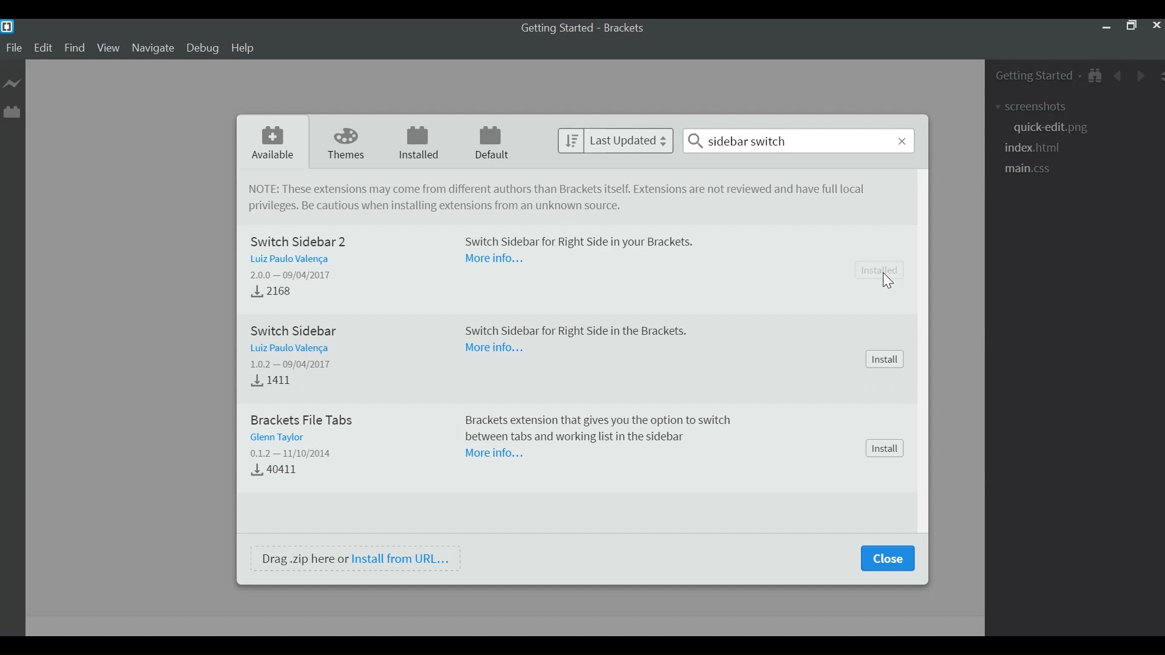 Image resolution: width=1165 pixels, height=655 pixels. I want to click on last Updated, so click(616, 140).